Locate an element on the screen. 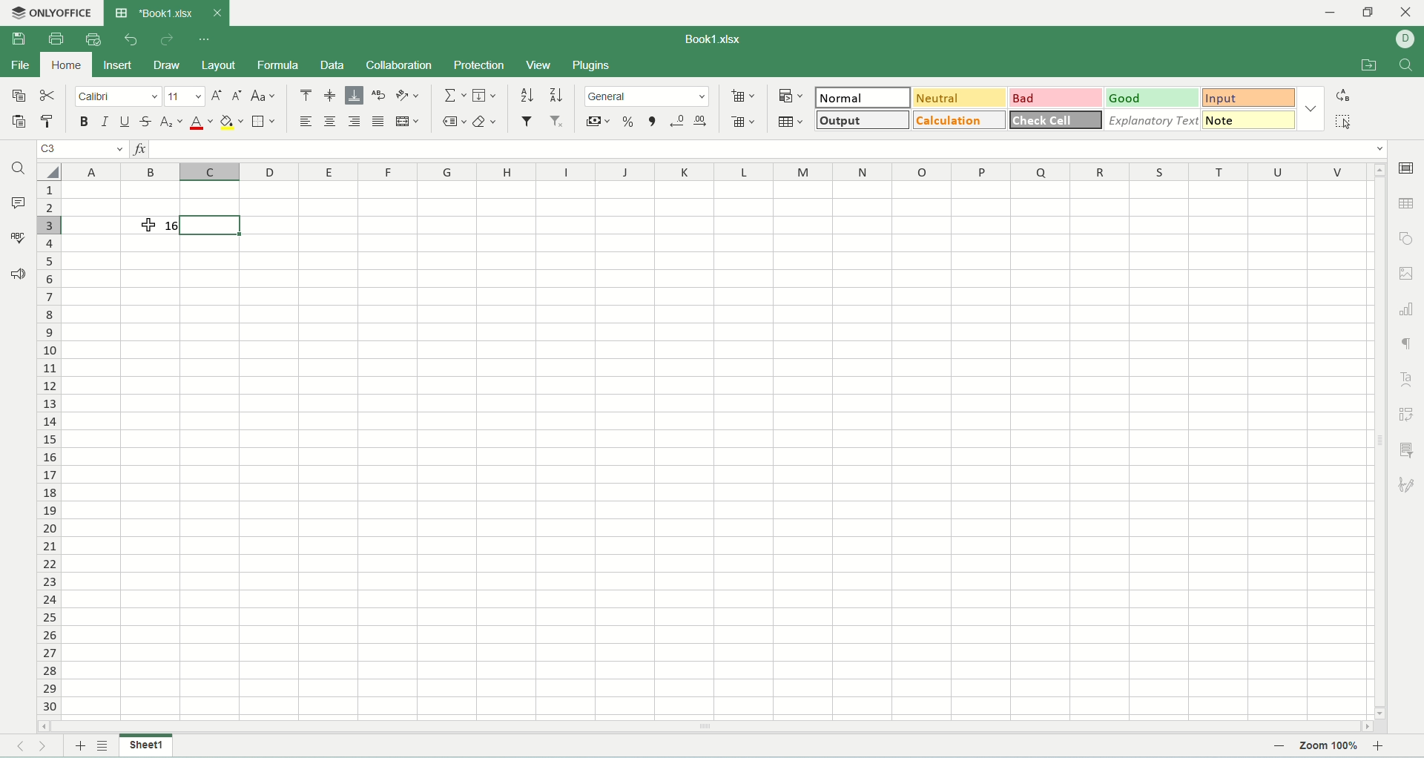 This screenshot has height=758, width=1424. undo is located at coordinates (132, 41).